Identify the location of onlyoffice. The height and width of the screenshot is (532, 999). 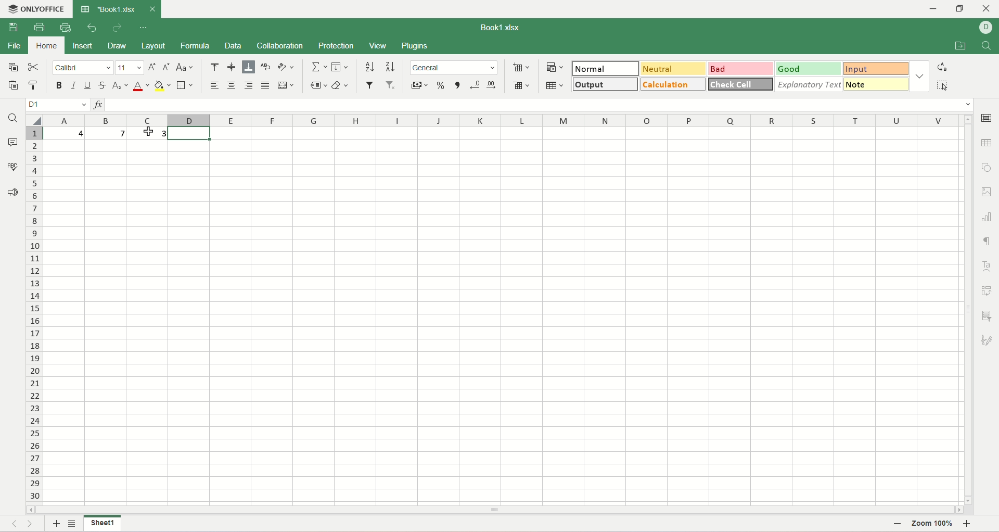
(44, 7).